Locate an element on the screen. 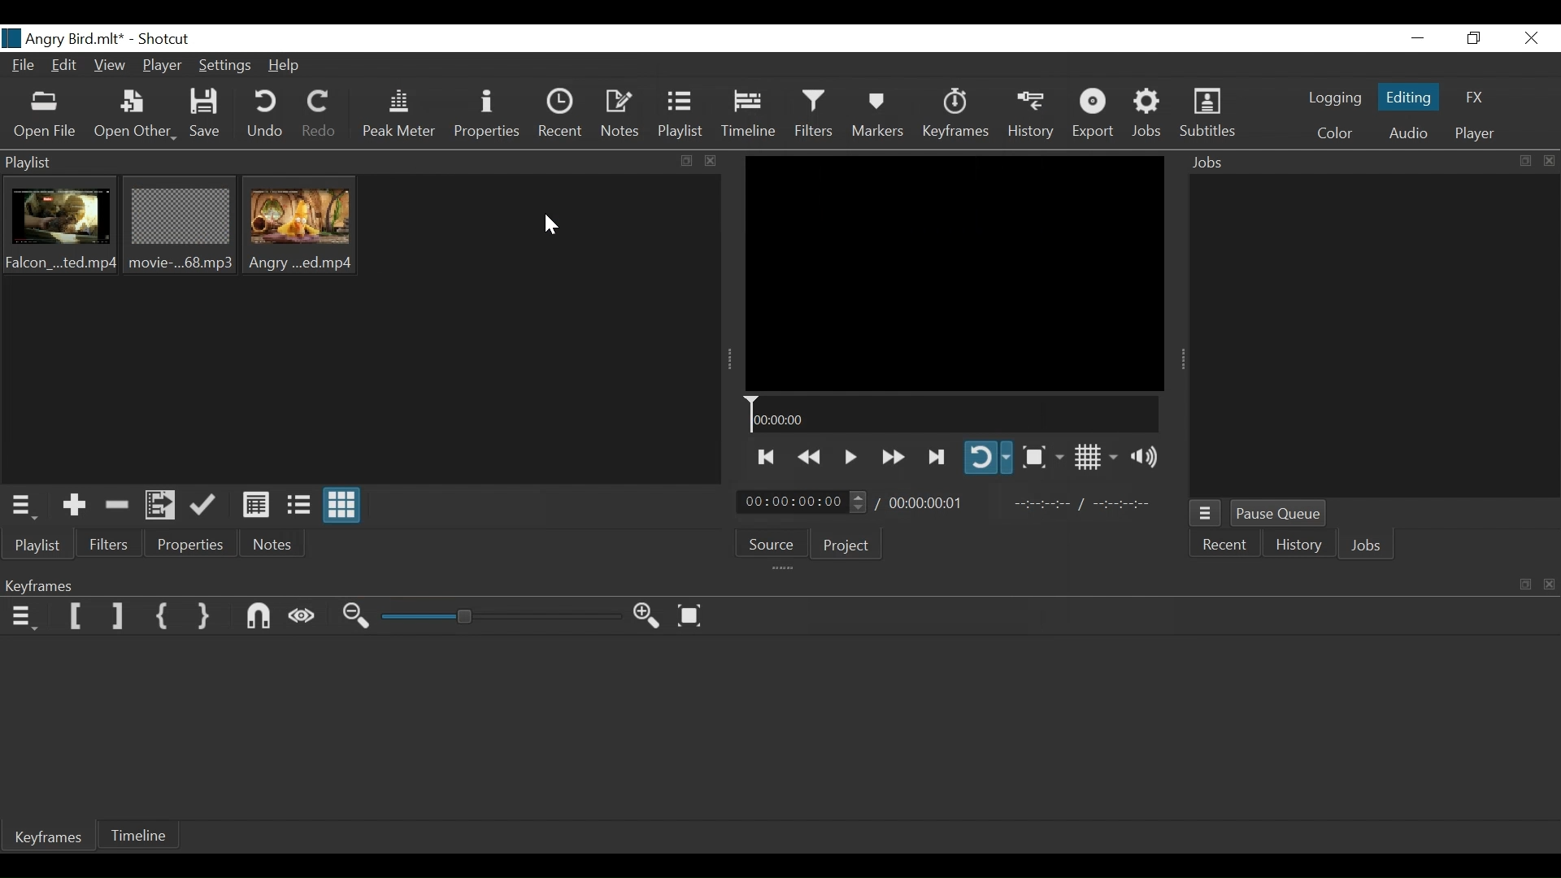 Image resolution: width=1561 pixels, height=878 pixels. Set First Simple Keyframe is located at coordinates (162, 614).